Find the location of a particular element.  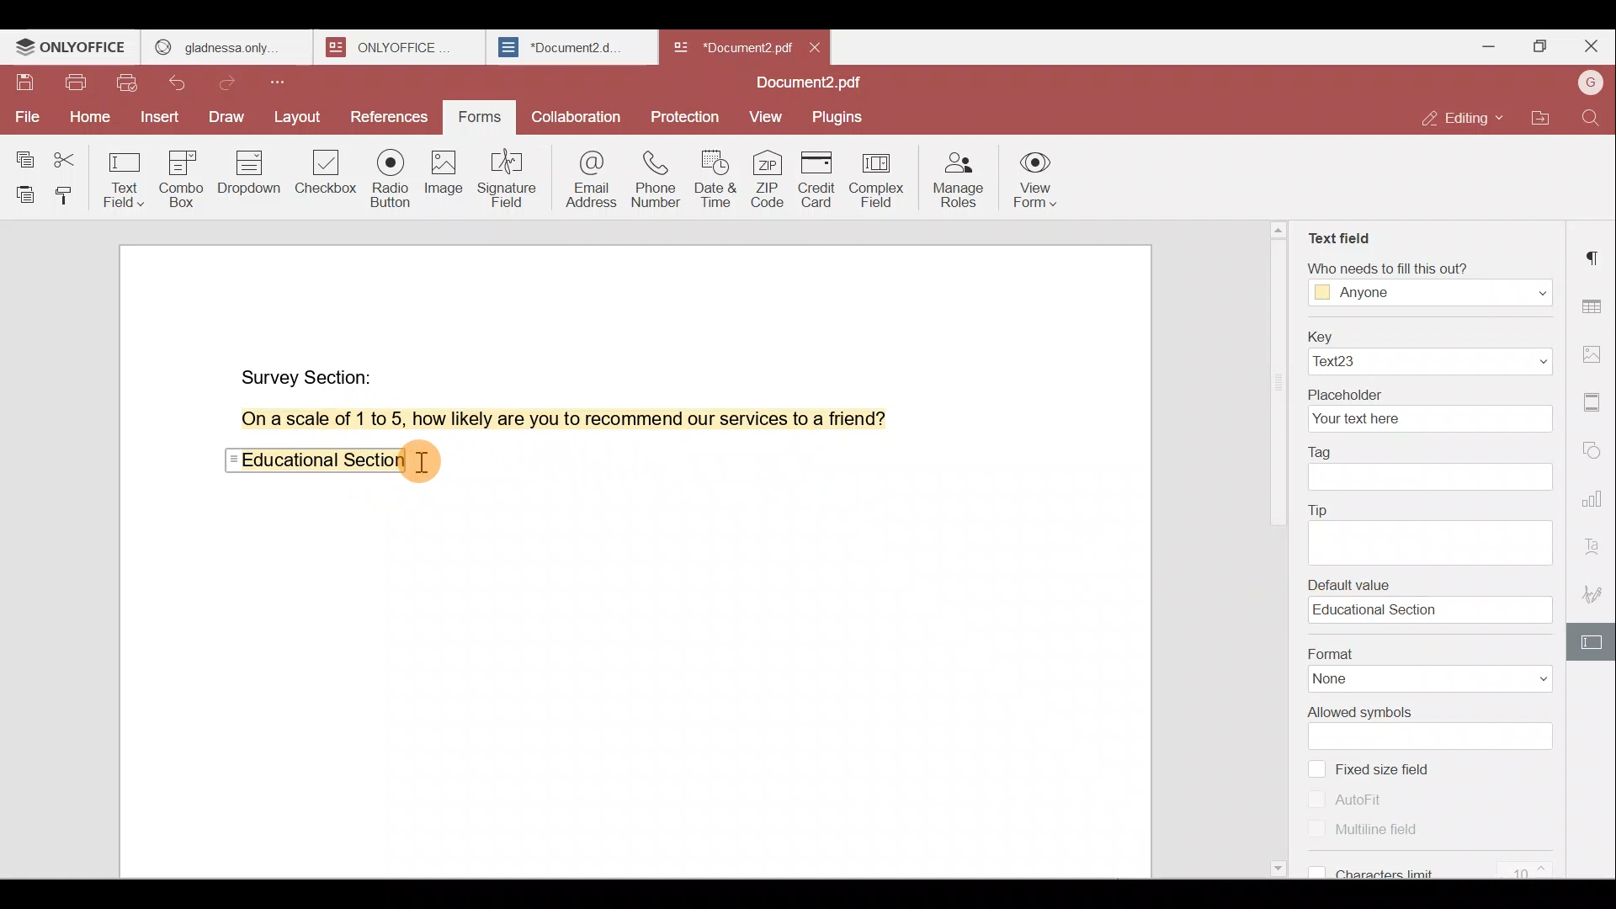

ONLYOFFICE is located at coordinates (72, 47).